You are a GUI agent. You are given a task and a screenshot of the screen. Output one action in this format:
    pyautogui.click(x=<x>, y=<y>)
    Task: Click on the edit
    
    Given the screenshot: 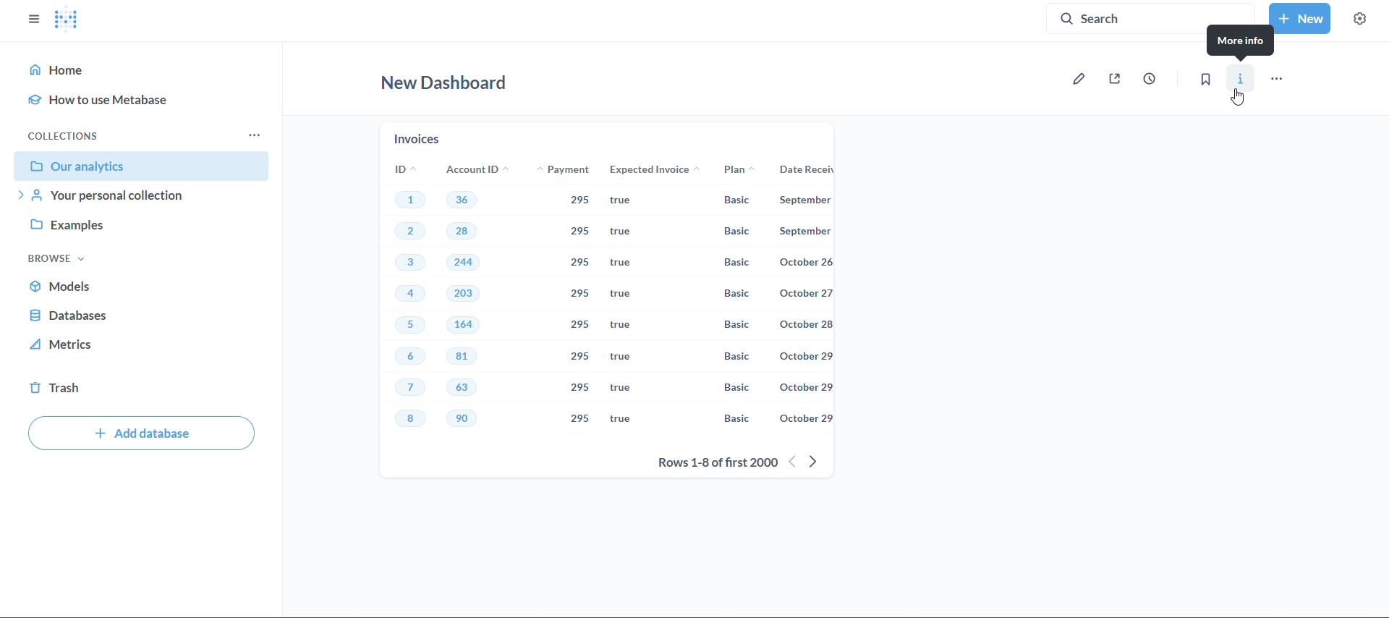 What is the action you would take?
    pyautogui.click(x=1082, y=80)
    